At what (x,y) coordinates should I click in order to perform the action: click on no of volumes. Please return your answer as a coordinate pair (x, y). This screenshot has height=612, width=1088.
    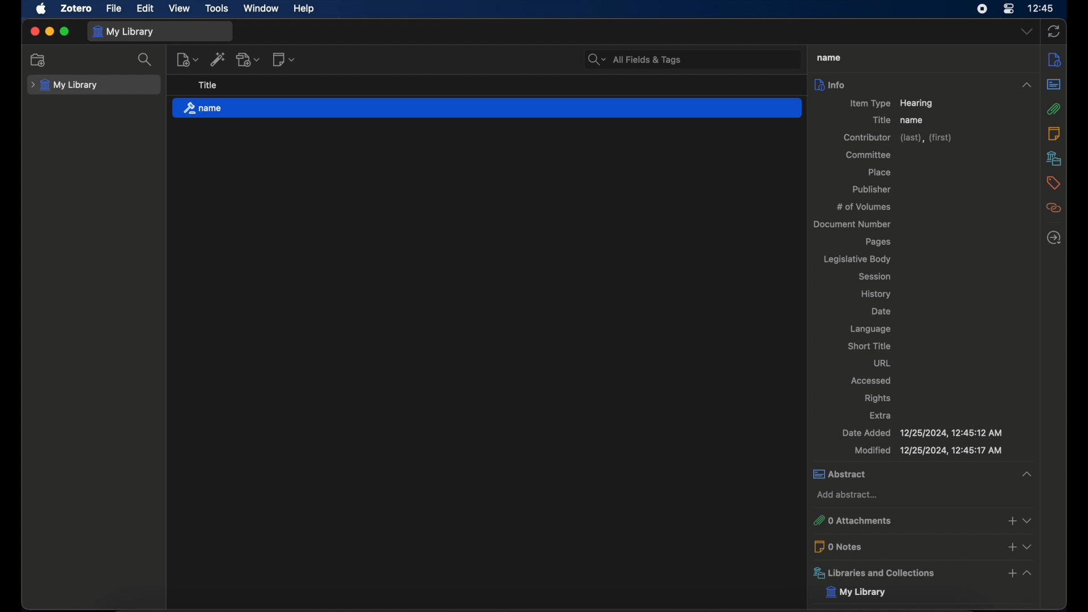
    Looking at the image, I should click on (864, 206).